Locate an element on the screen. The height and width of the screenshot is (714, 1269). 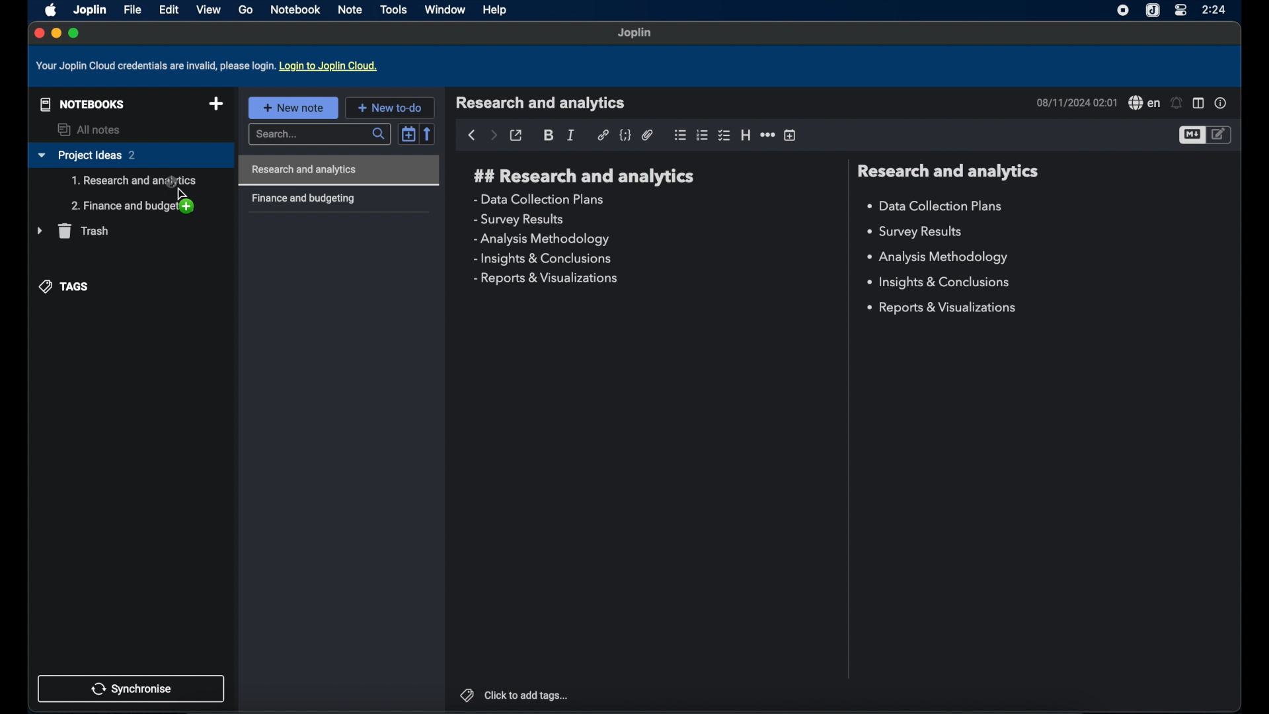
italic is located at coordinates (572, 135).